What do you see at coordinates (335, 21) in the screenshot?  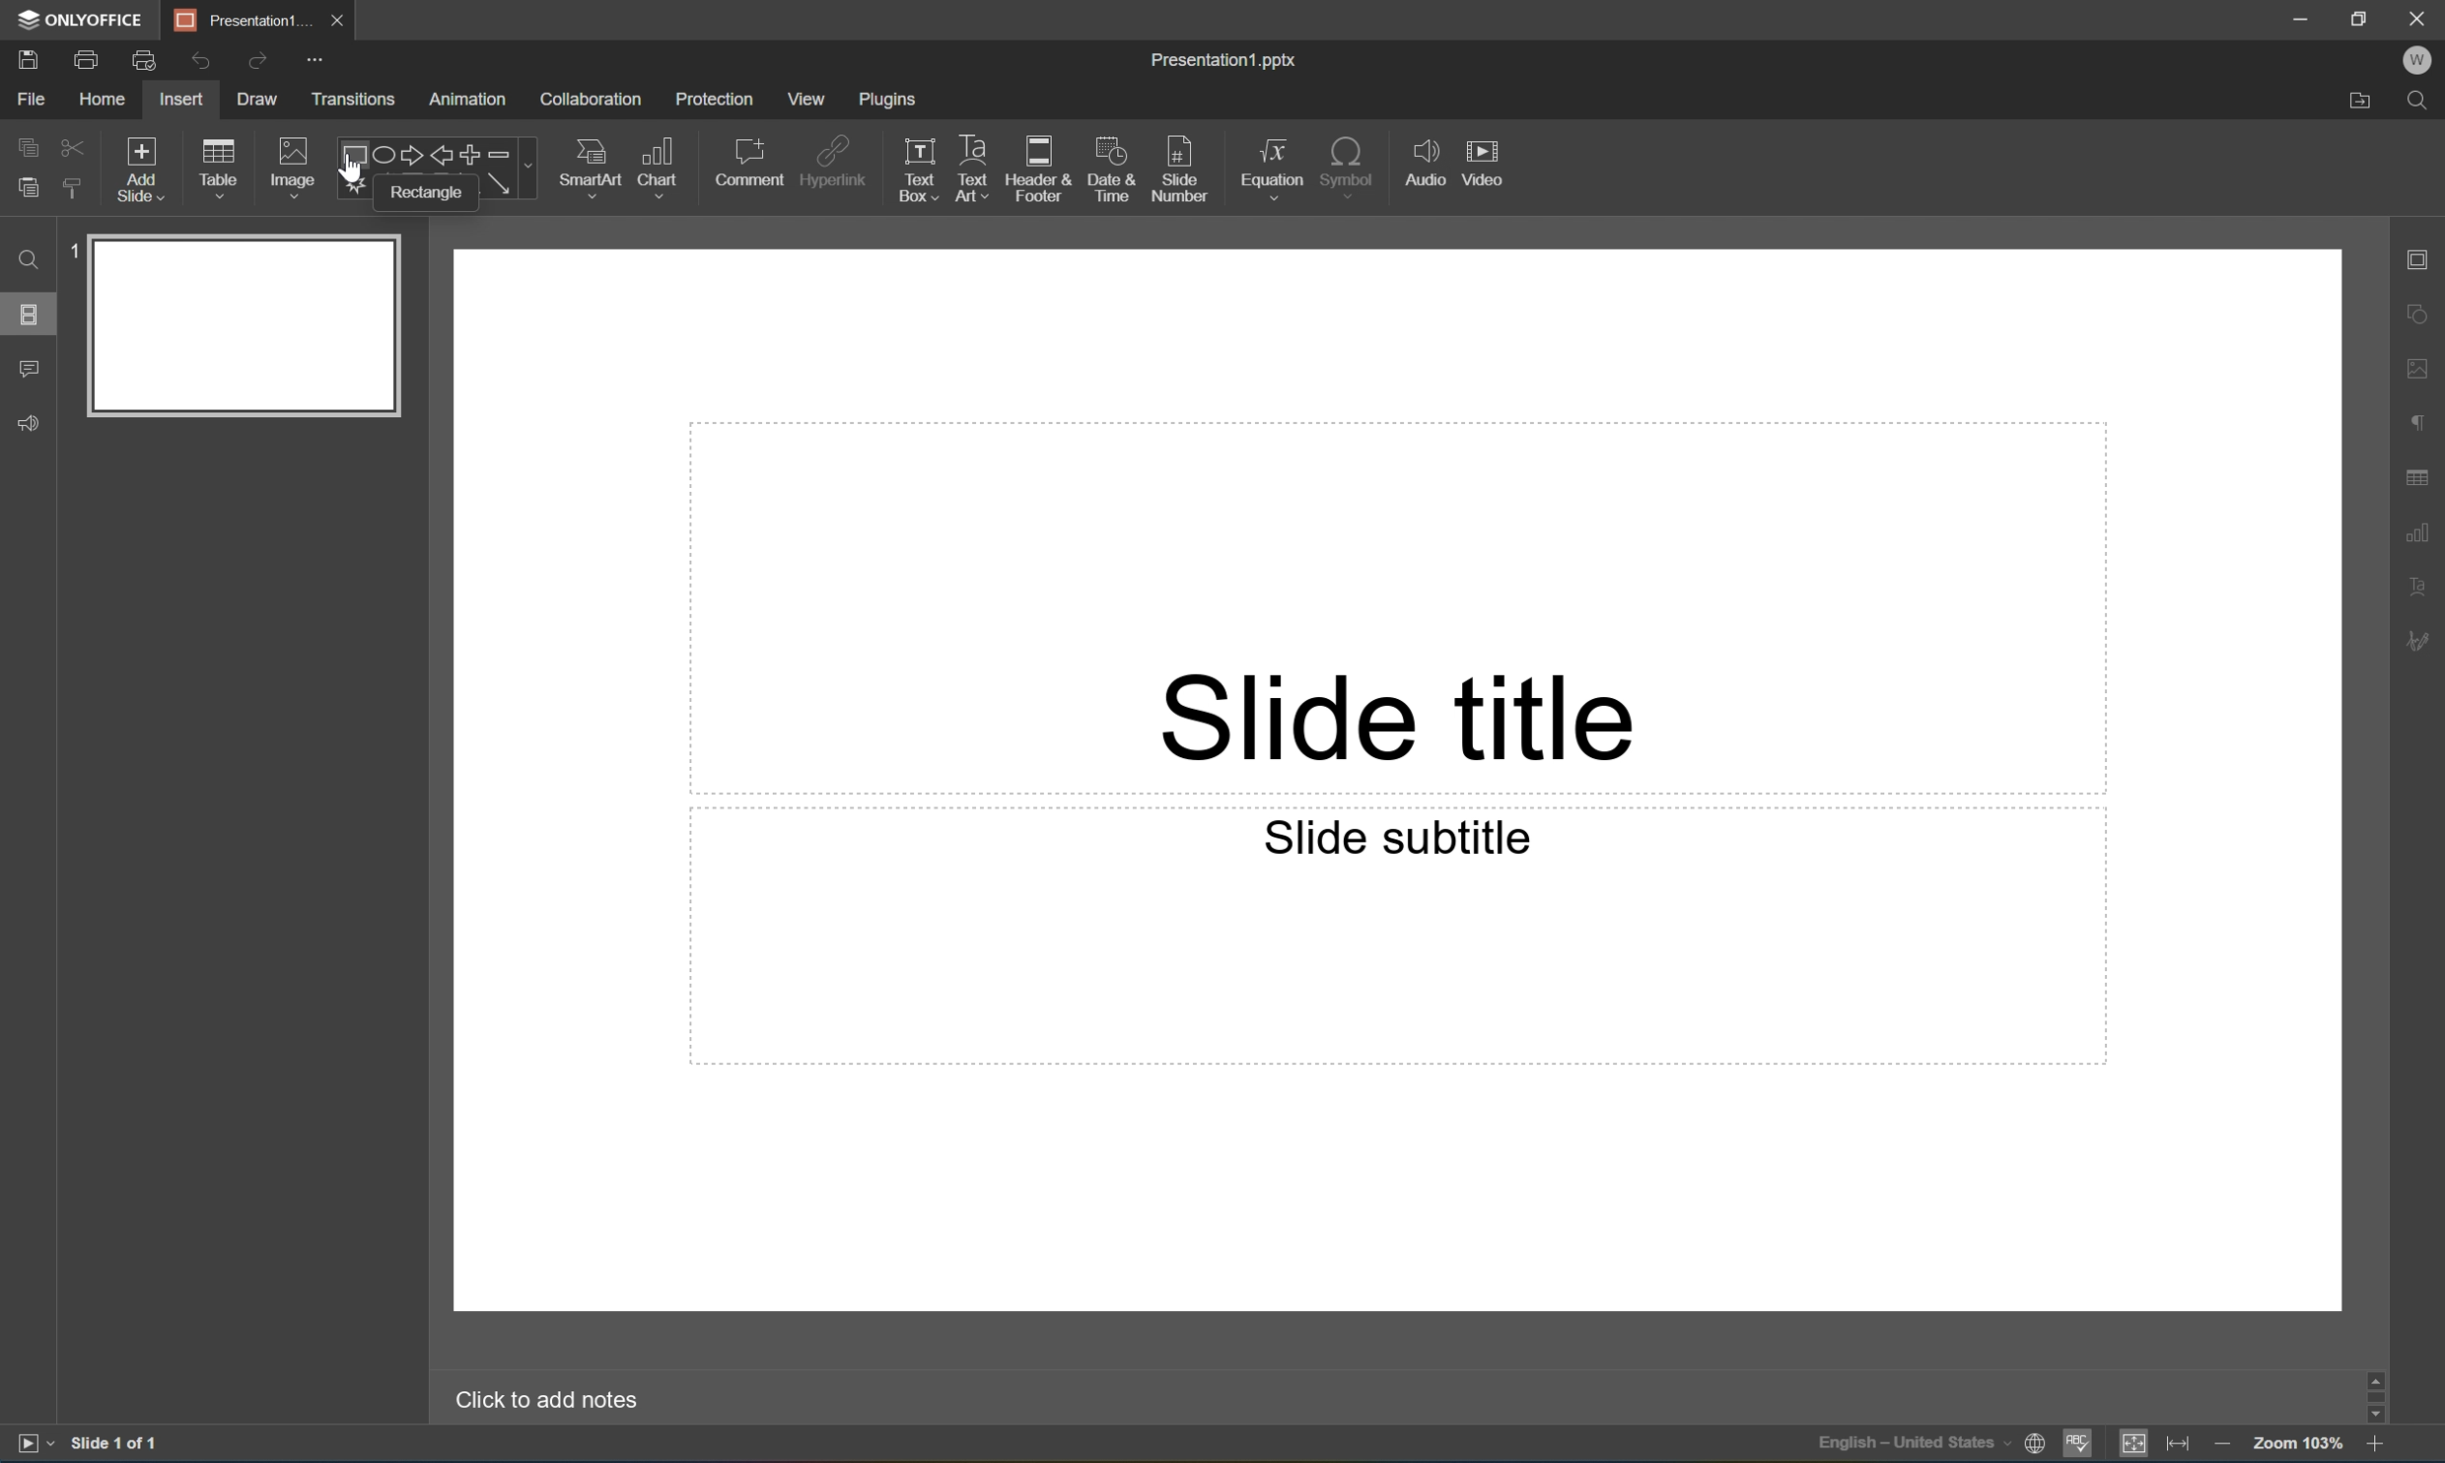 I see `Close` at bounding box center [335, 21].